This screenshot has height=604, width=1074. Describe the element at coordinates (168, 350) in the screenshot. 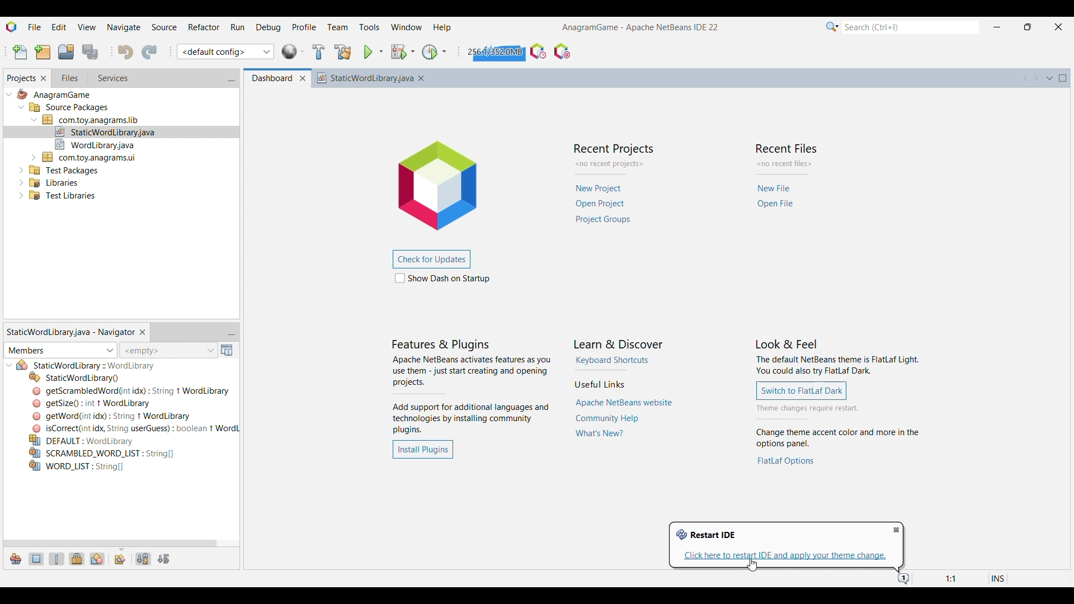

I see `Inspect members history` at that location.